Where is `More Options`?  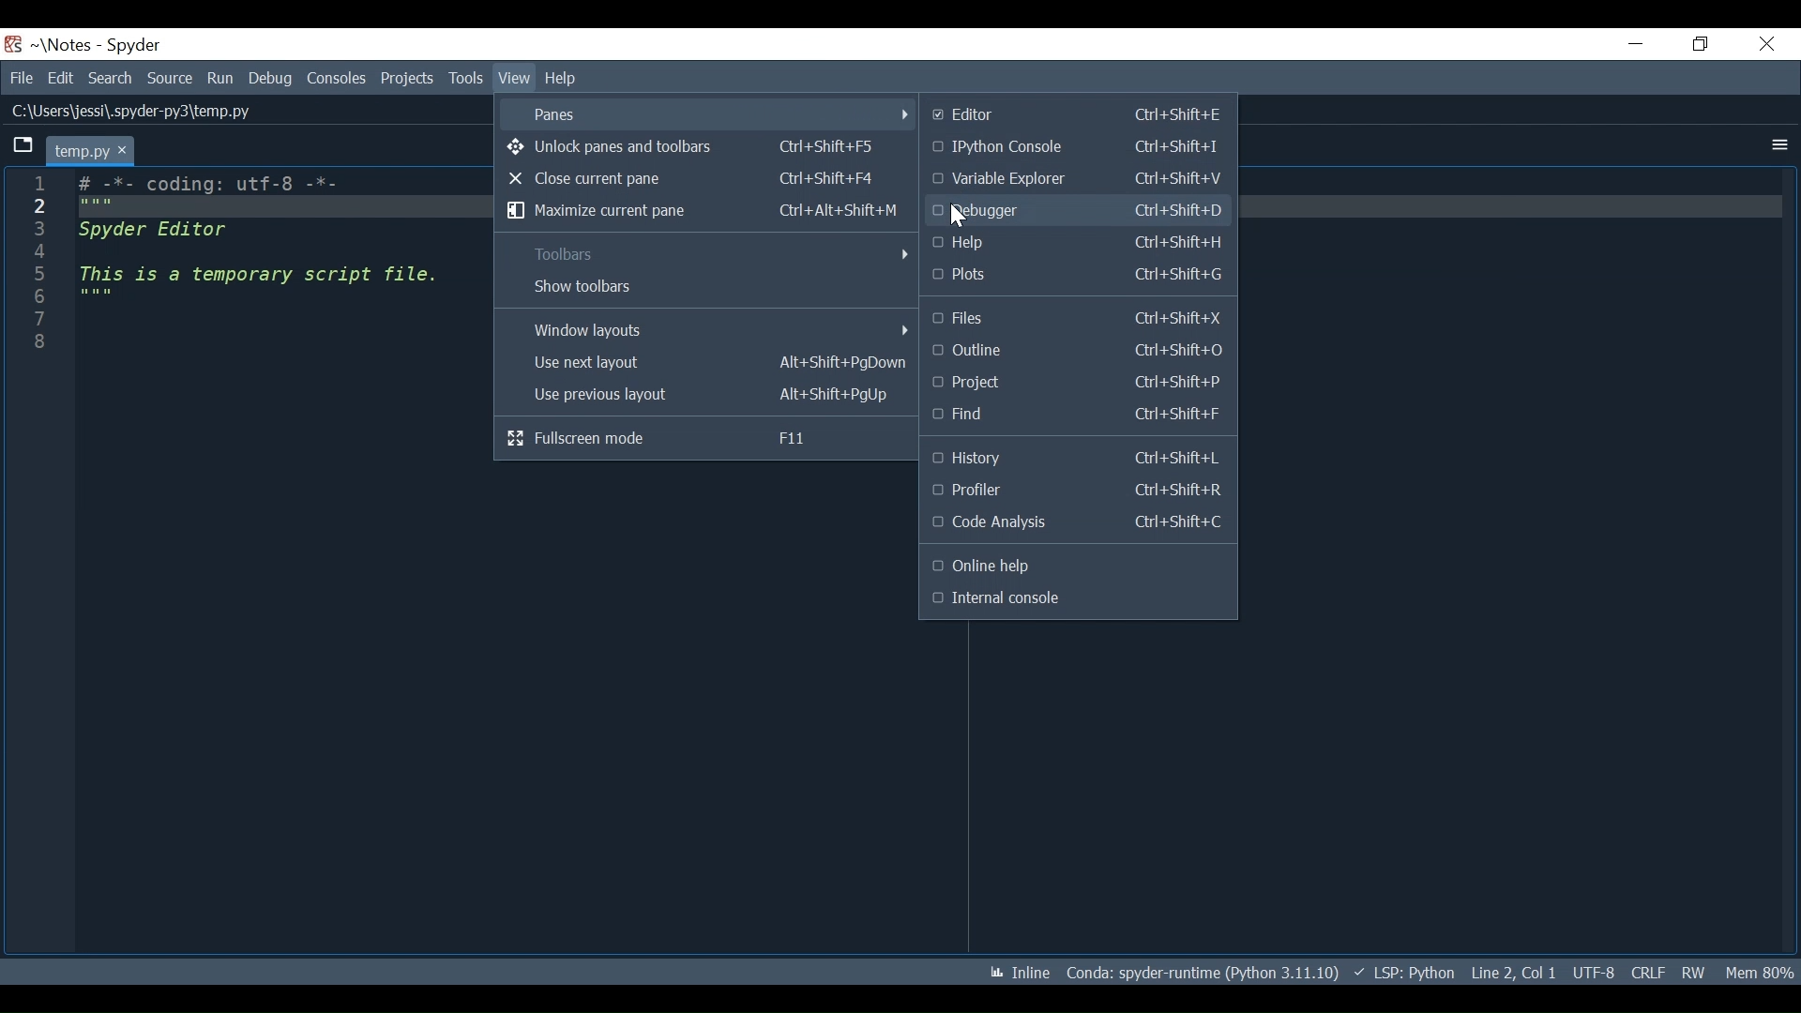 More Options is located at coordinates (1779, 146).